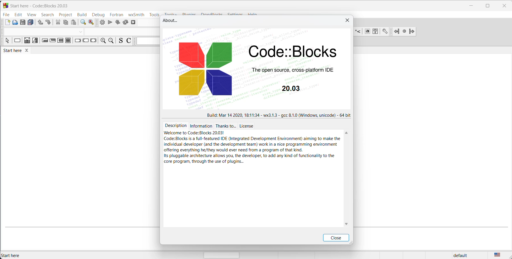  What do you see at coordinates (350, 177) in the screenshot?
I see `Scroll bar` at bounding box center [350, 177].